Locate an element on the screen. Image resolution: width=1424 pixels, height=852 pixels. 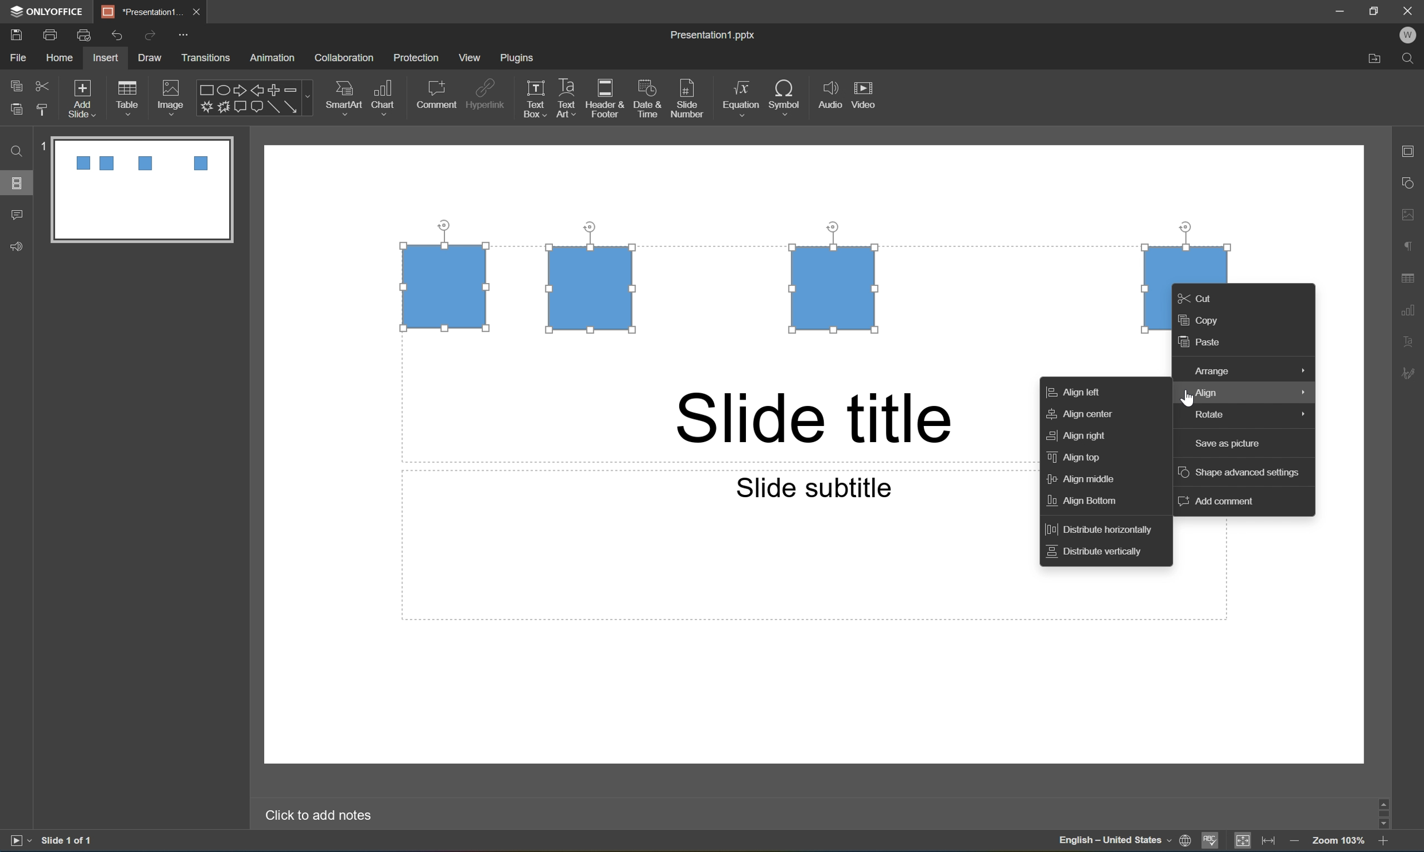
4 Squares selected is located at coordinates (775, 280).